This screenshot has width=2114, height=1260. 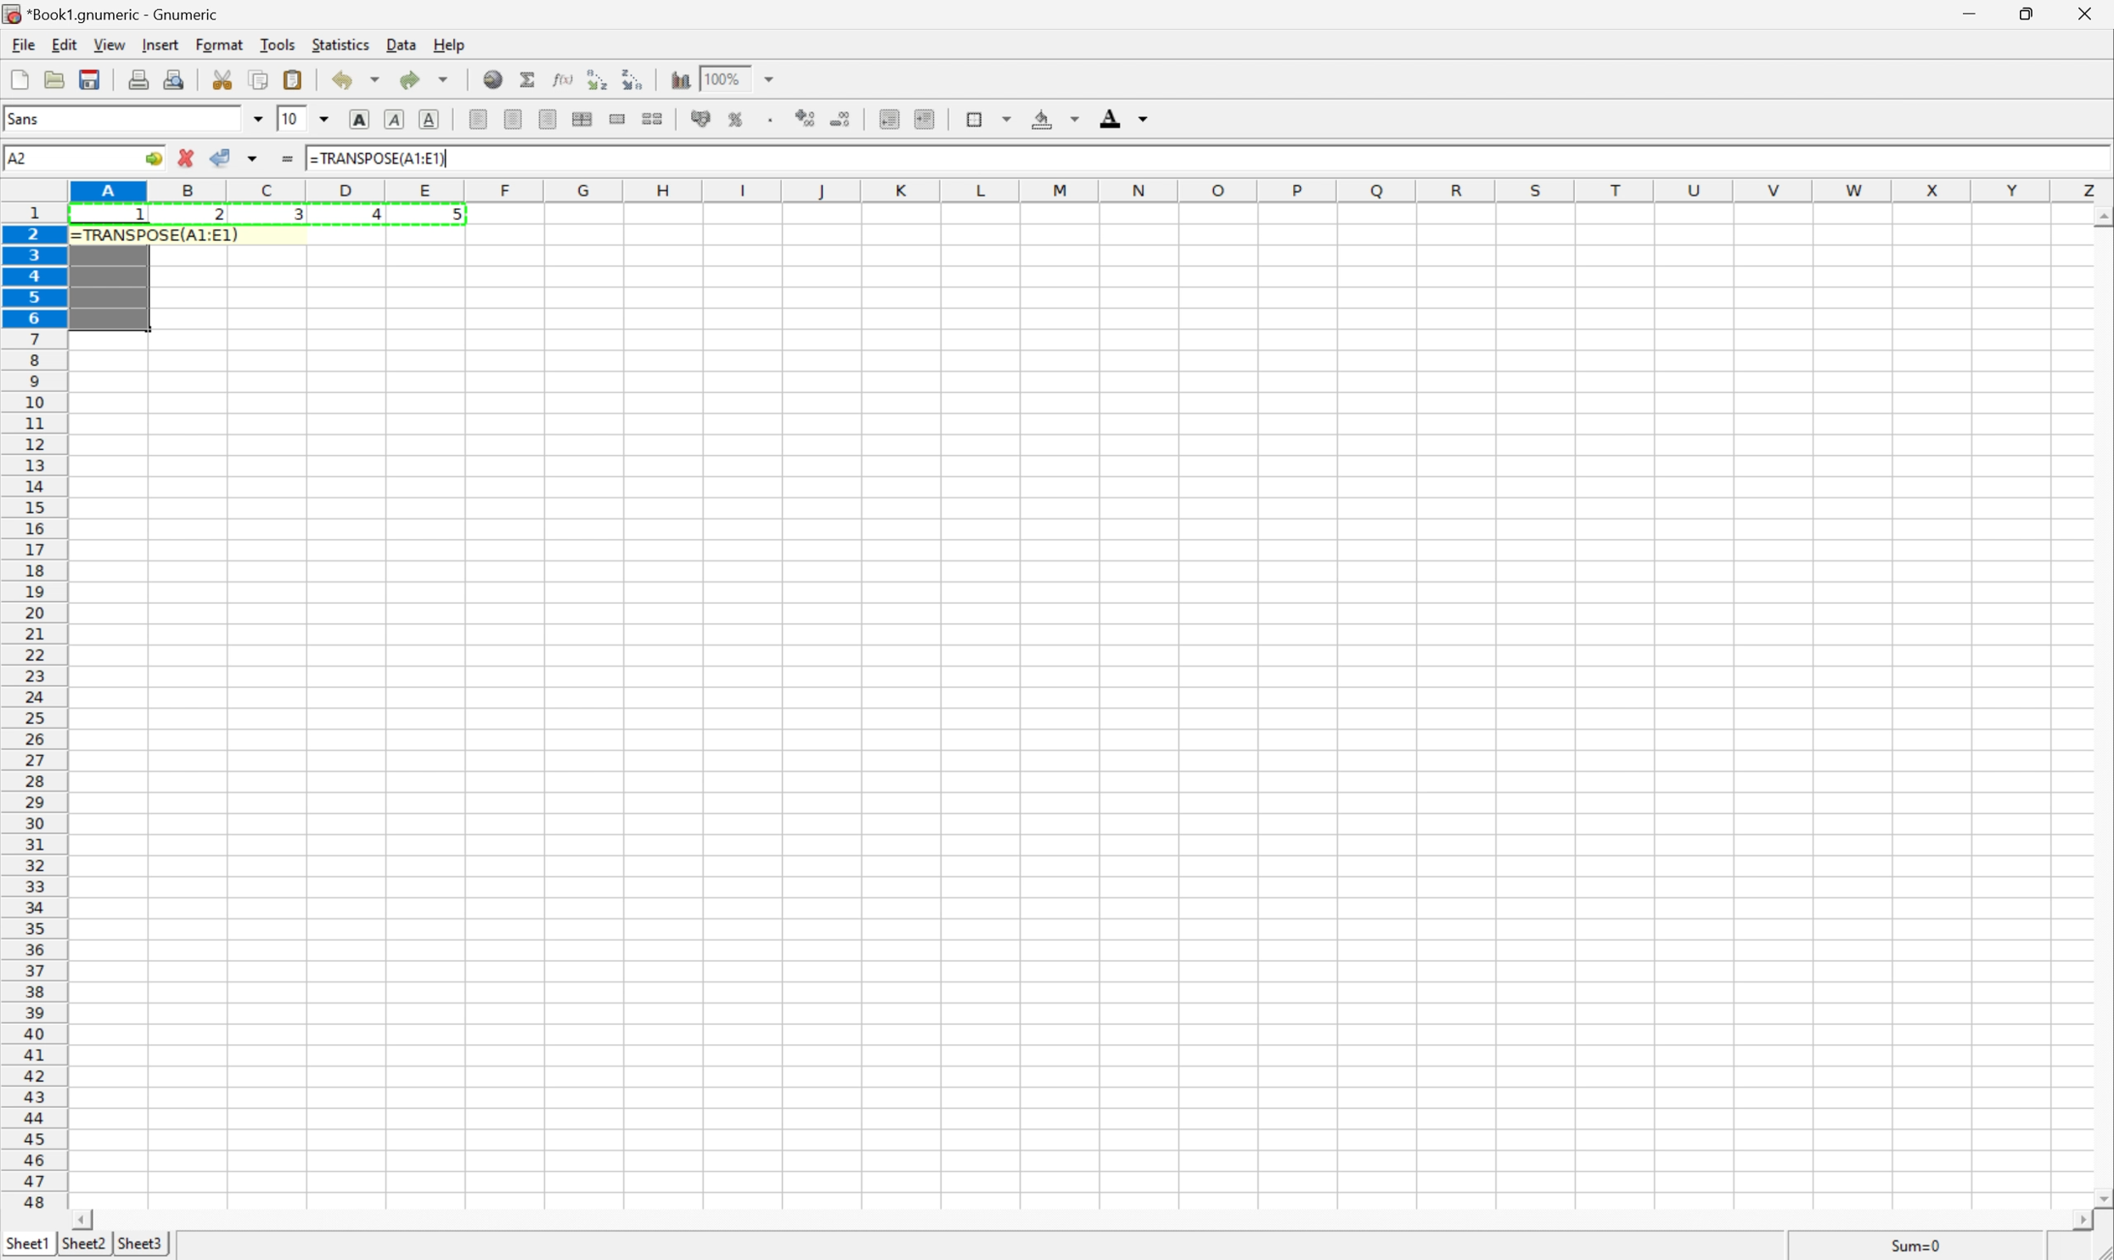 I want to click on edit, so click(x=61, y=43).